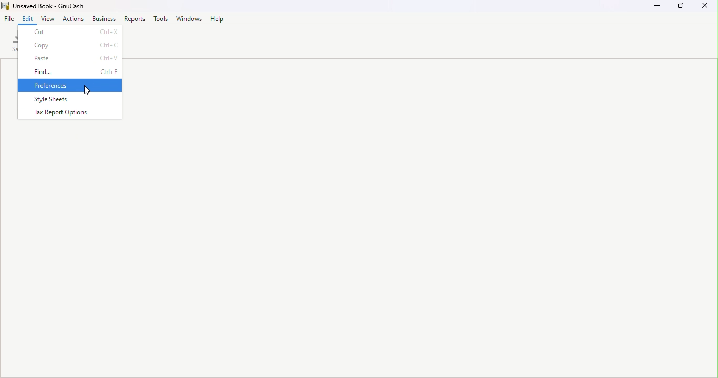  Describe the element at coordinates (189, 19) in the screenshot. I see `Window` at that location.